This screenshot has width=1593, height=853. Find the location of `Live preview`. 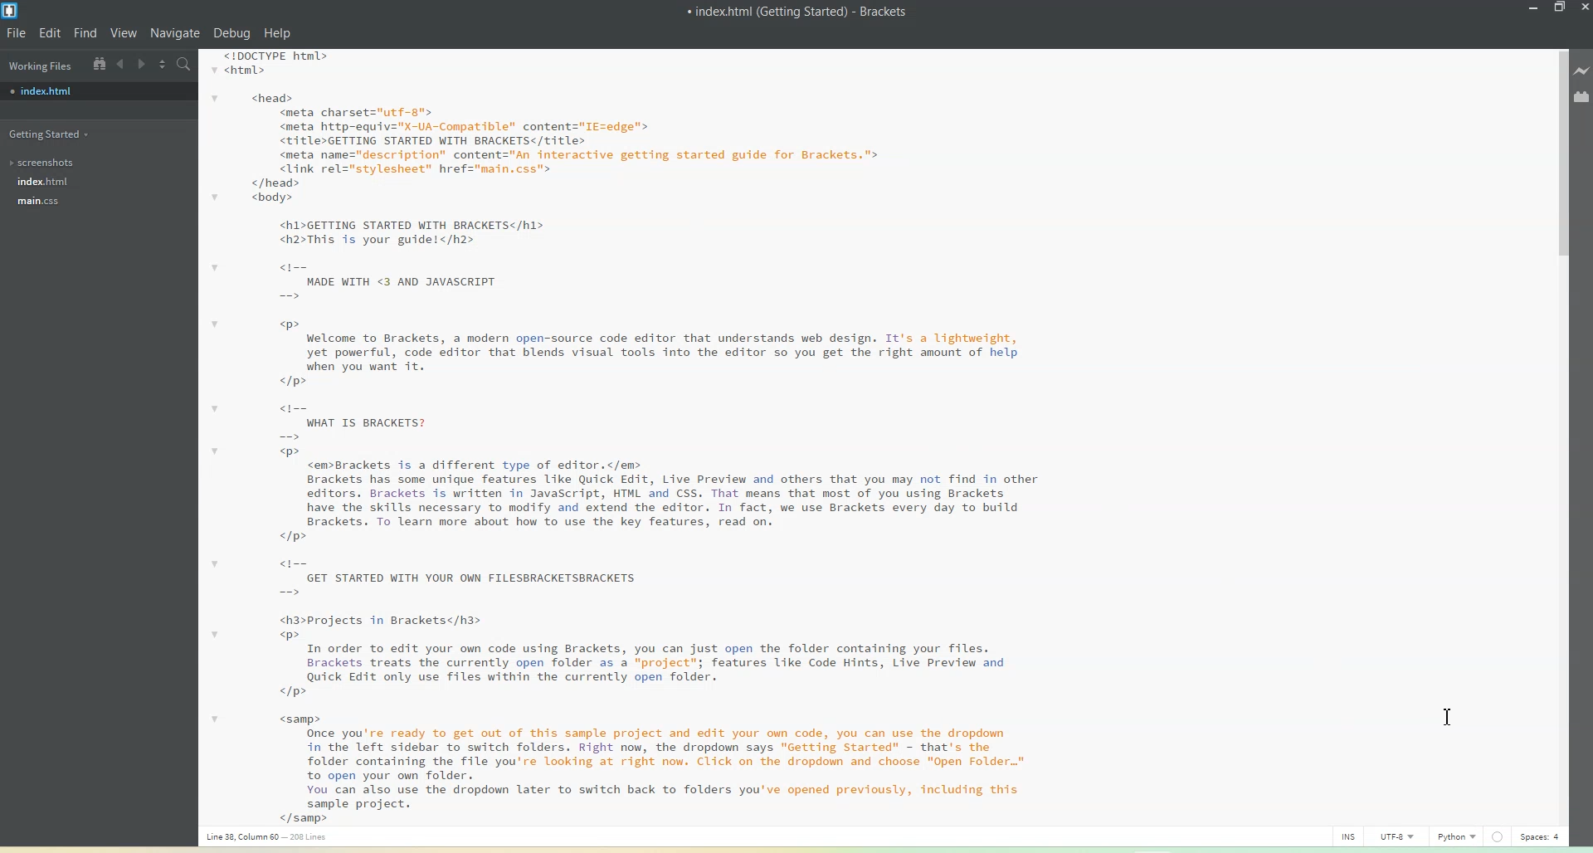

Live preview is located at coordinates (1583, 69).